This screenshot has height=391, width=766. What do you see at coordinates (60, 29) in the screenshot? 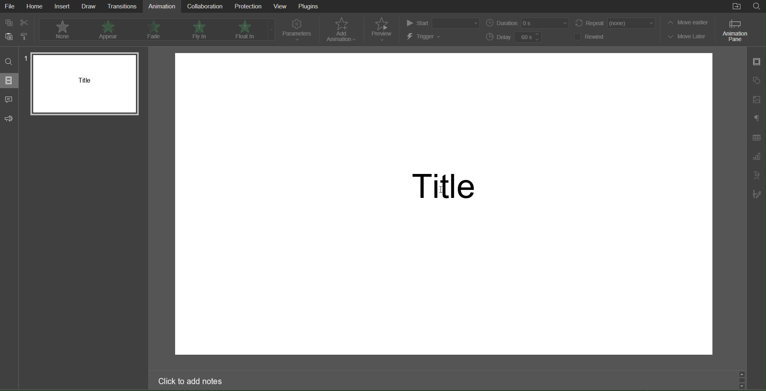
I see `None ` at bounding box center [60, 29].